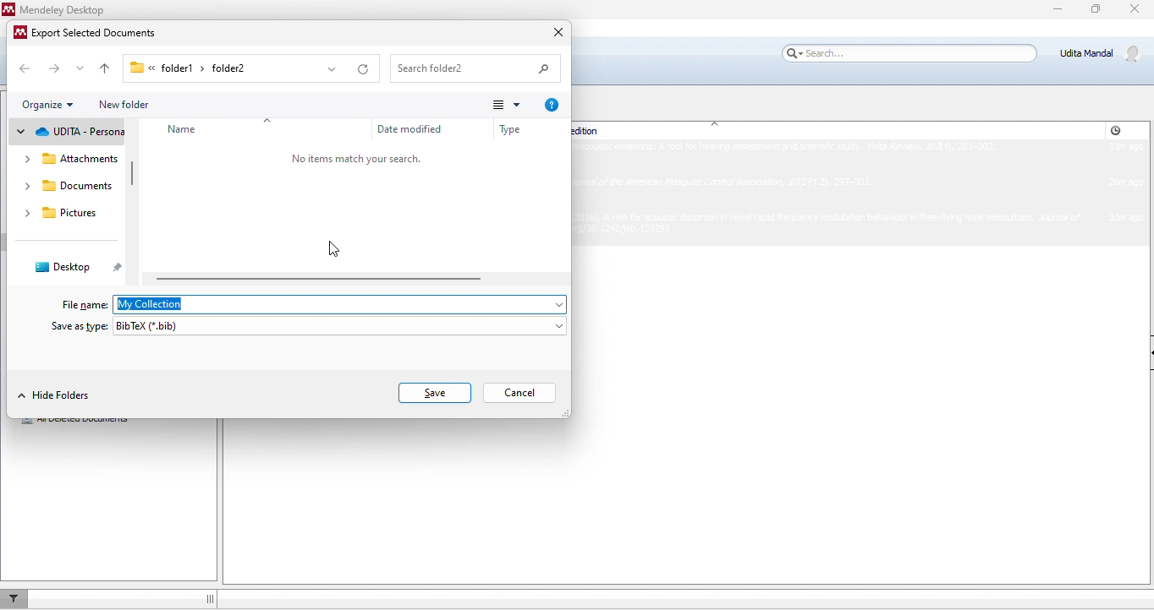  Describe the element at coordinates (525, 392) in the screenshot. I see `cancel` at that location.